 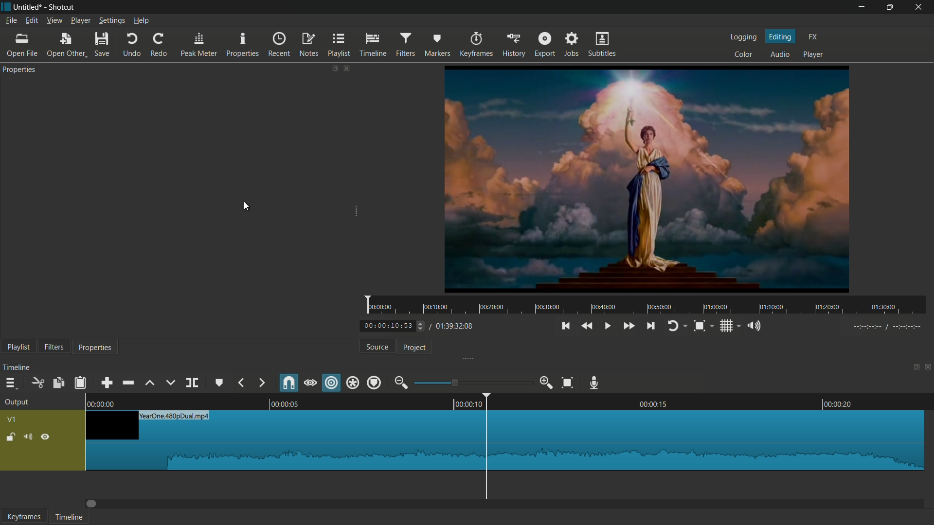 I want to click on timeline, so click(x=374, y=44).